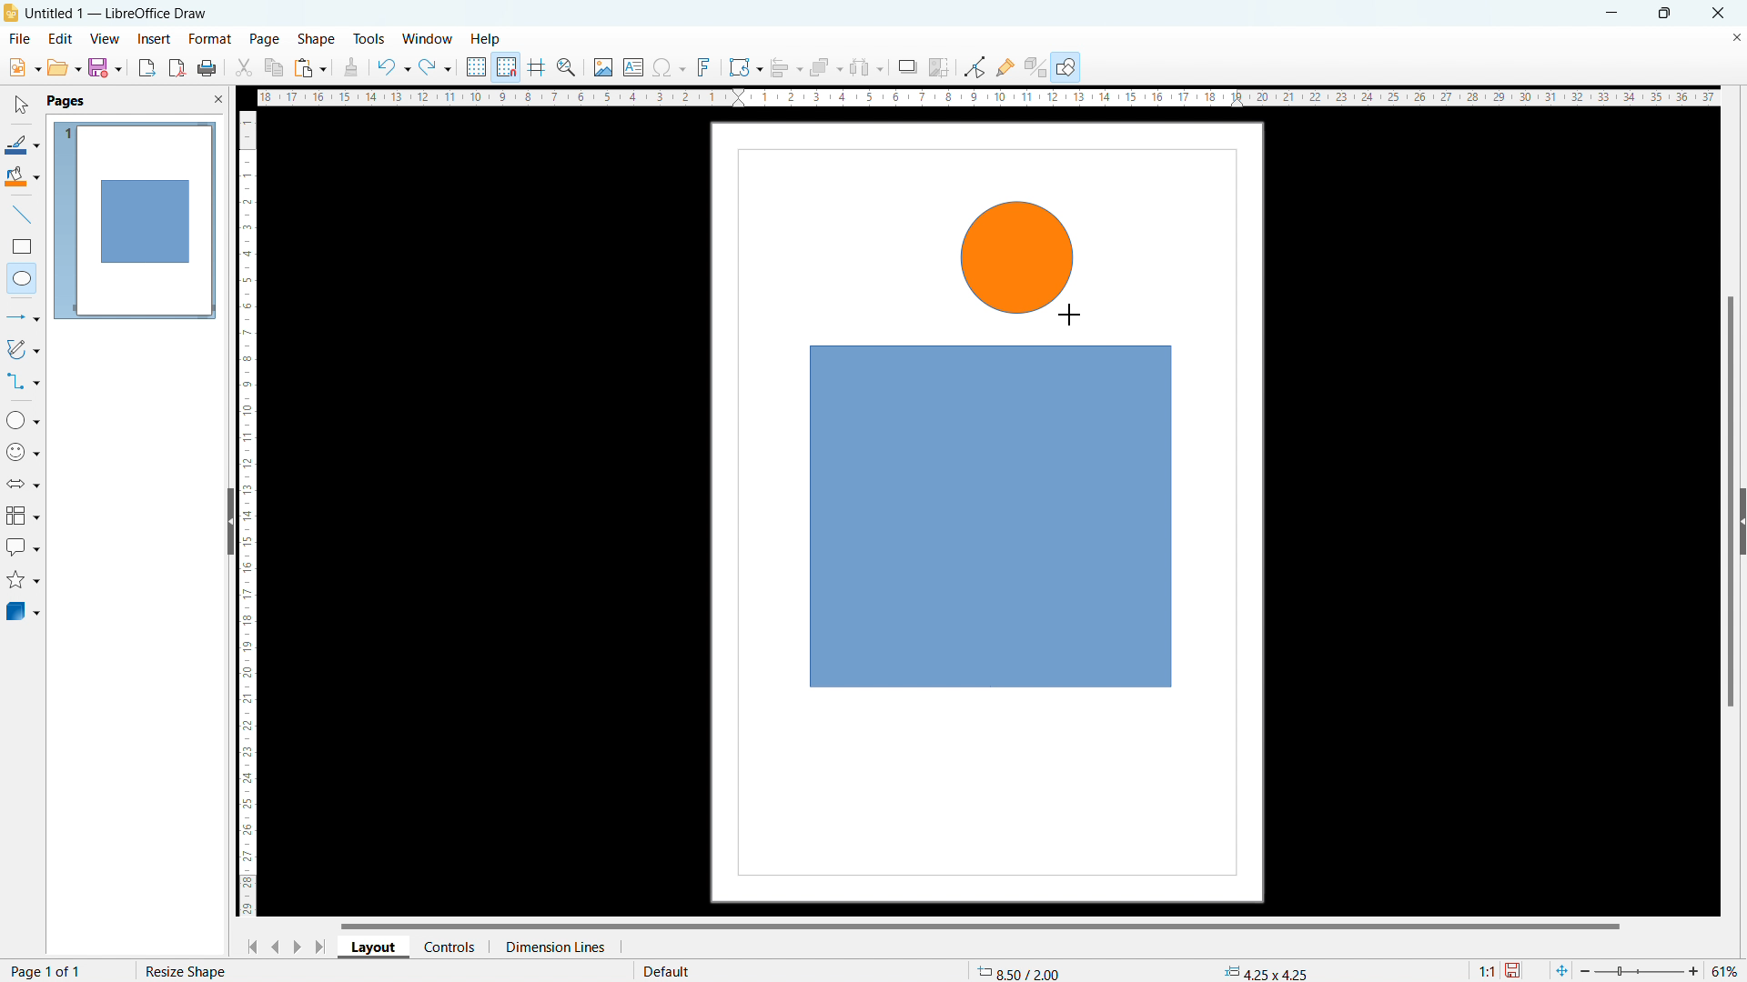 This screenshot has height=982, width=1747. Describe the element at coordinates (134, 219) in the screenshot. I see `page 1` at that location.